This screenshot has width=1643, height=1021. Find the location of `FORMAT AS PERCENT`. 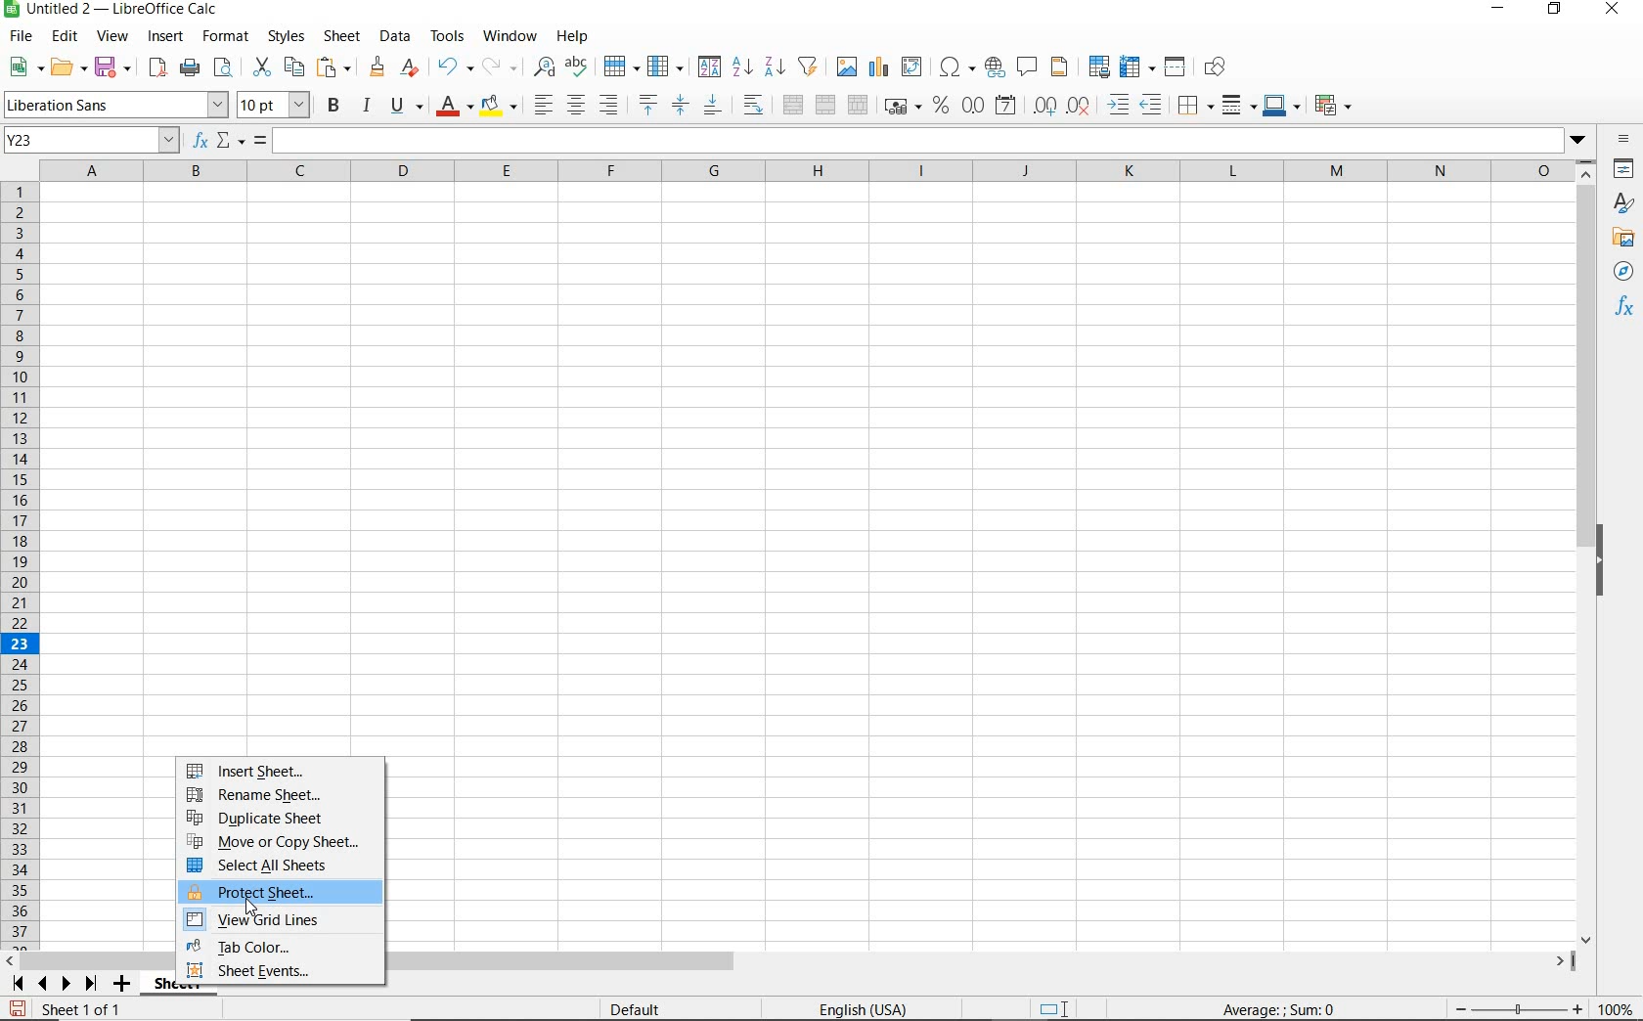

FORMAT AS PERCENT is located at coordinates (941, 107).